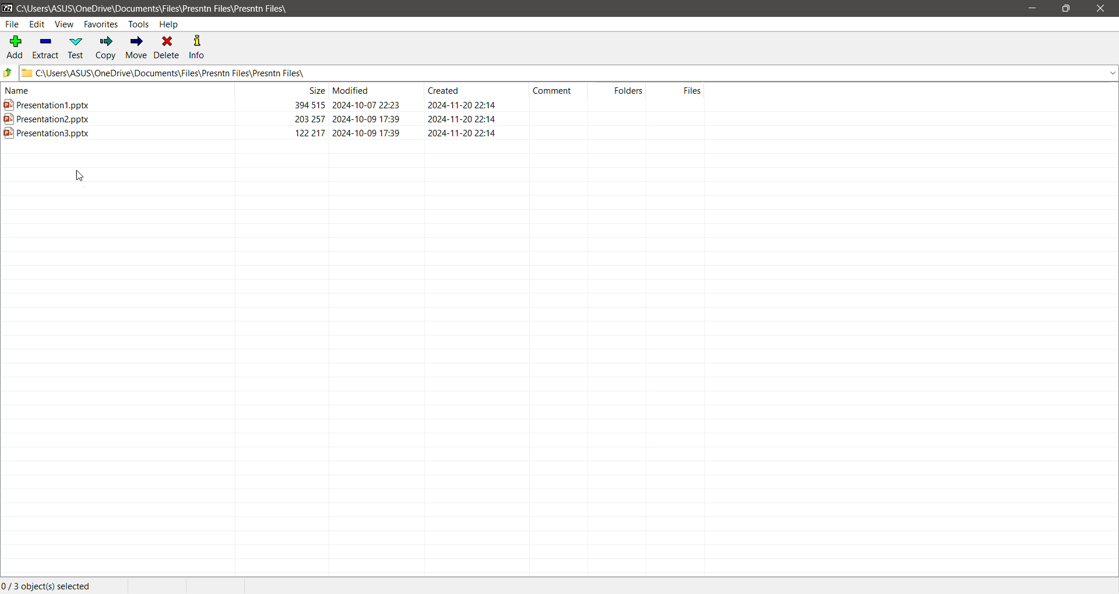 The image size is (1119, 594). What do you see at coordinates (367, 118) in the screenshot?
I see `modified date & time` at bounding box center [367, 118].